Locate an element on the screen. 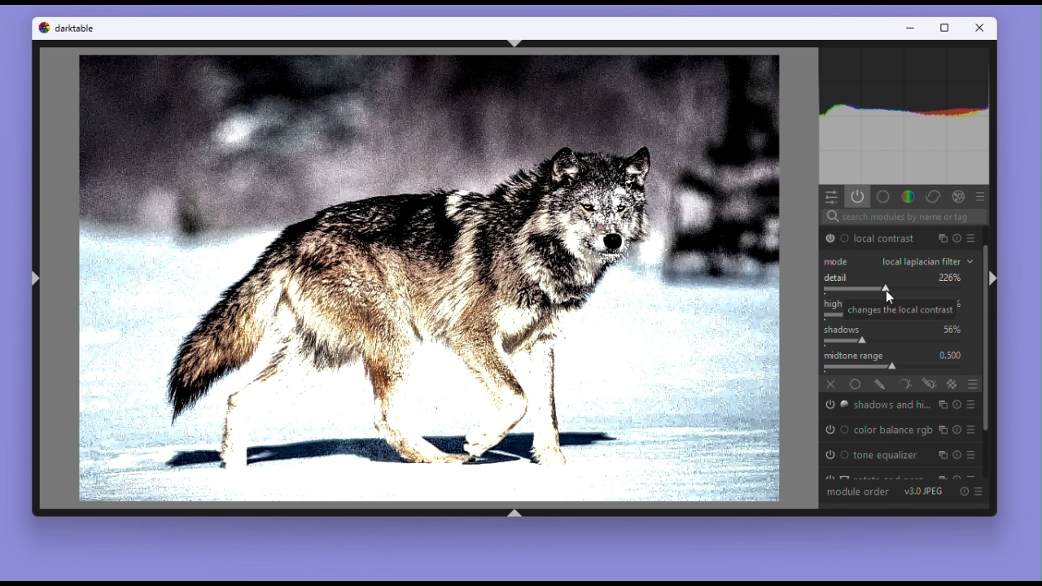  'shadows and highlights' is switched on is located at coordinates (836, 406).